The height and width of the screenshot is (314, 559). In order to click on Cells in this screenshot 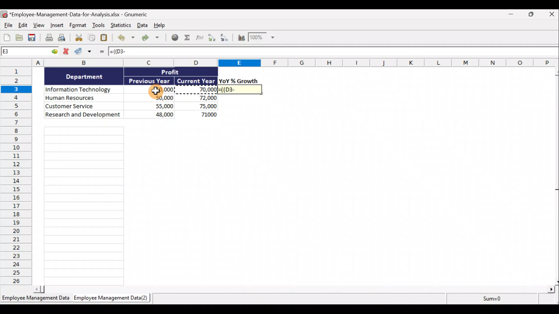, I will do `click(84, 206)`.